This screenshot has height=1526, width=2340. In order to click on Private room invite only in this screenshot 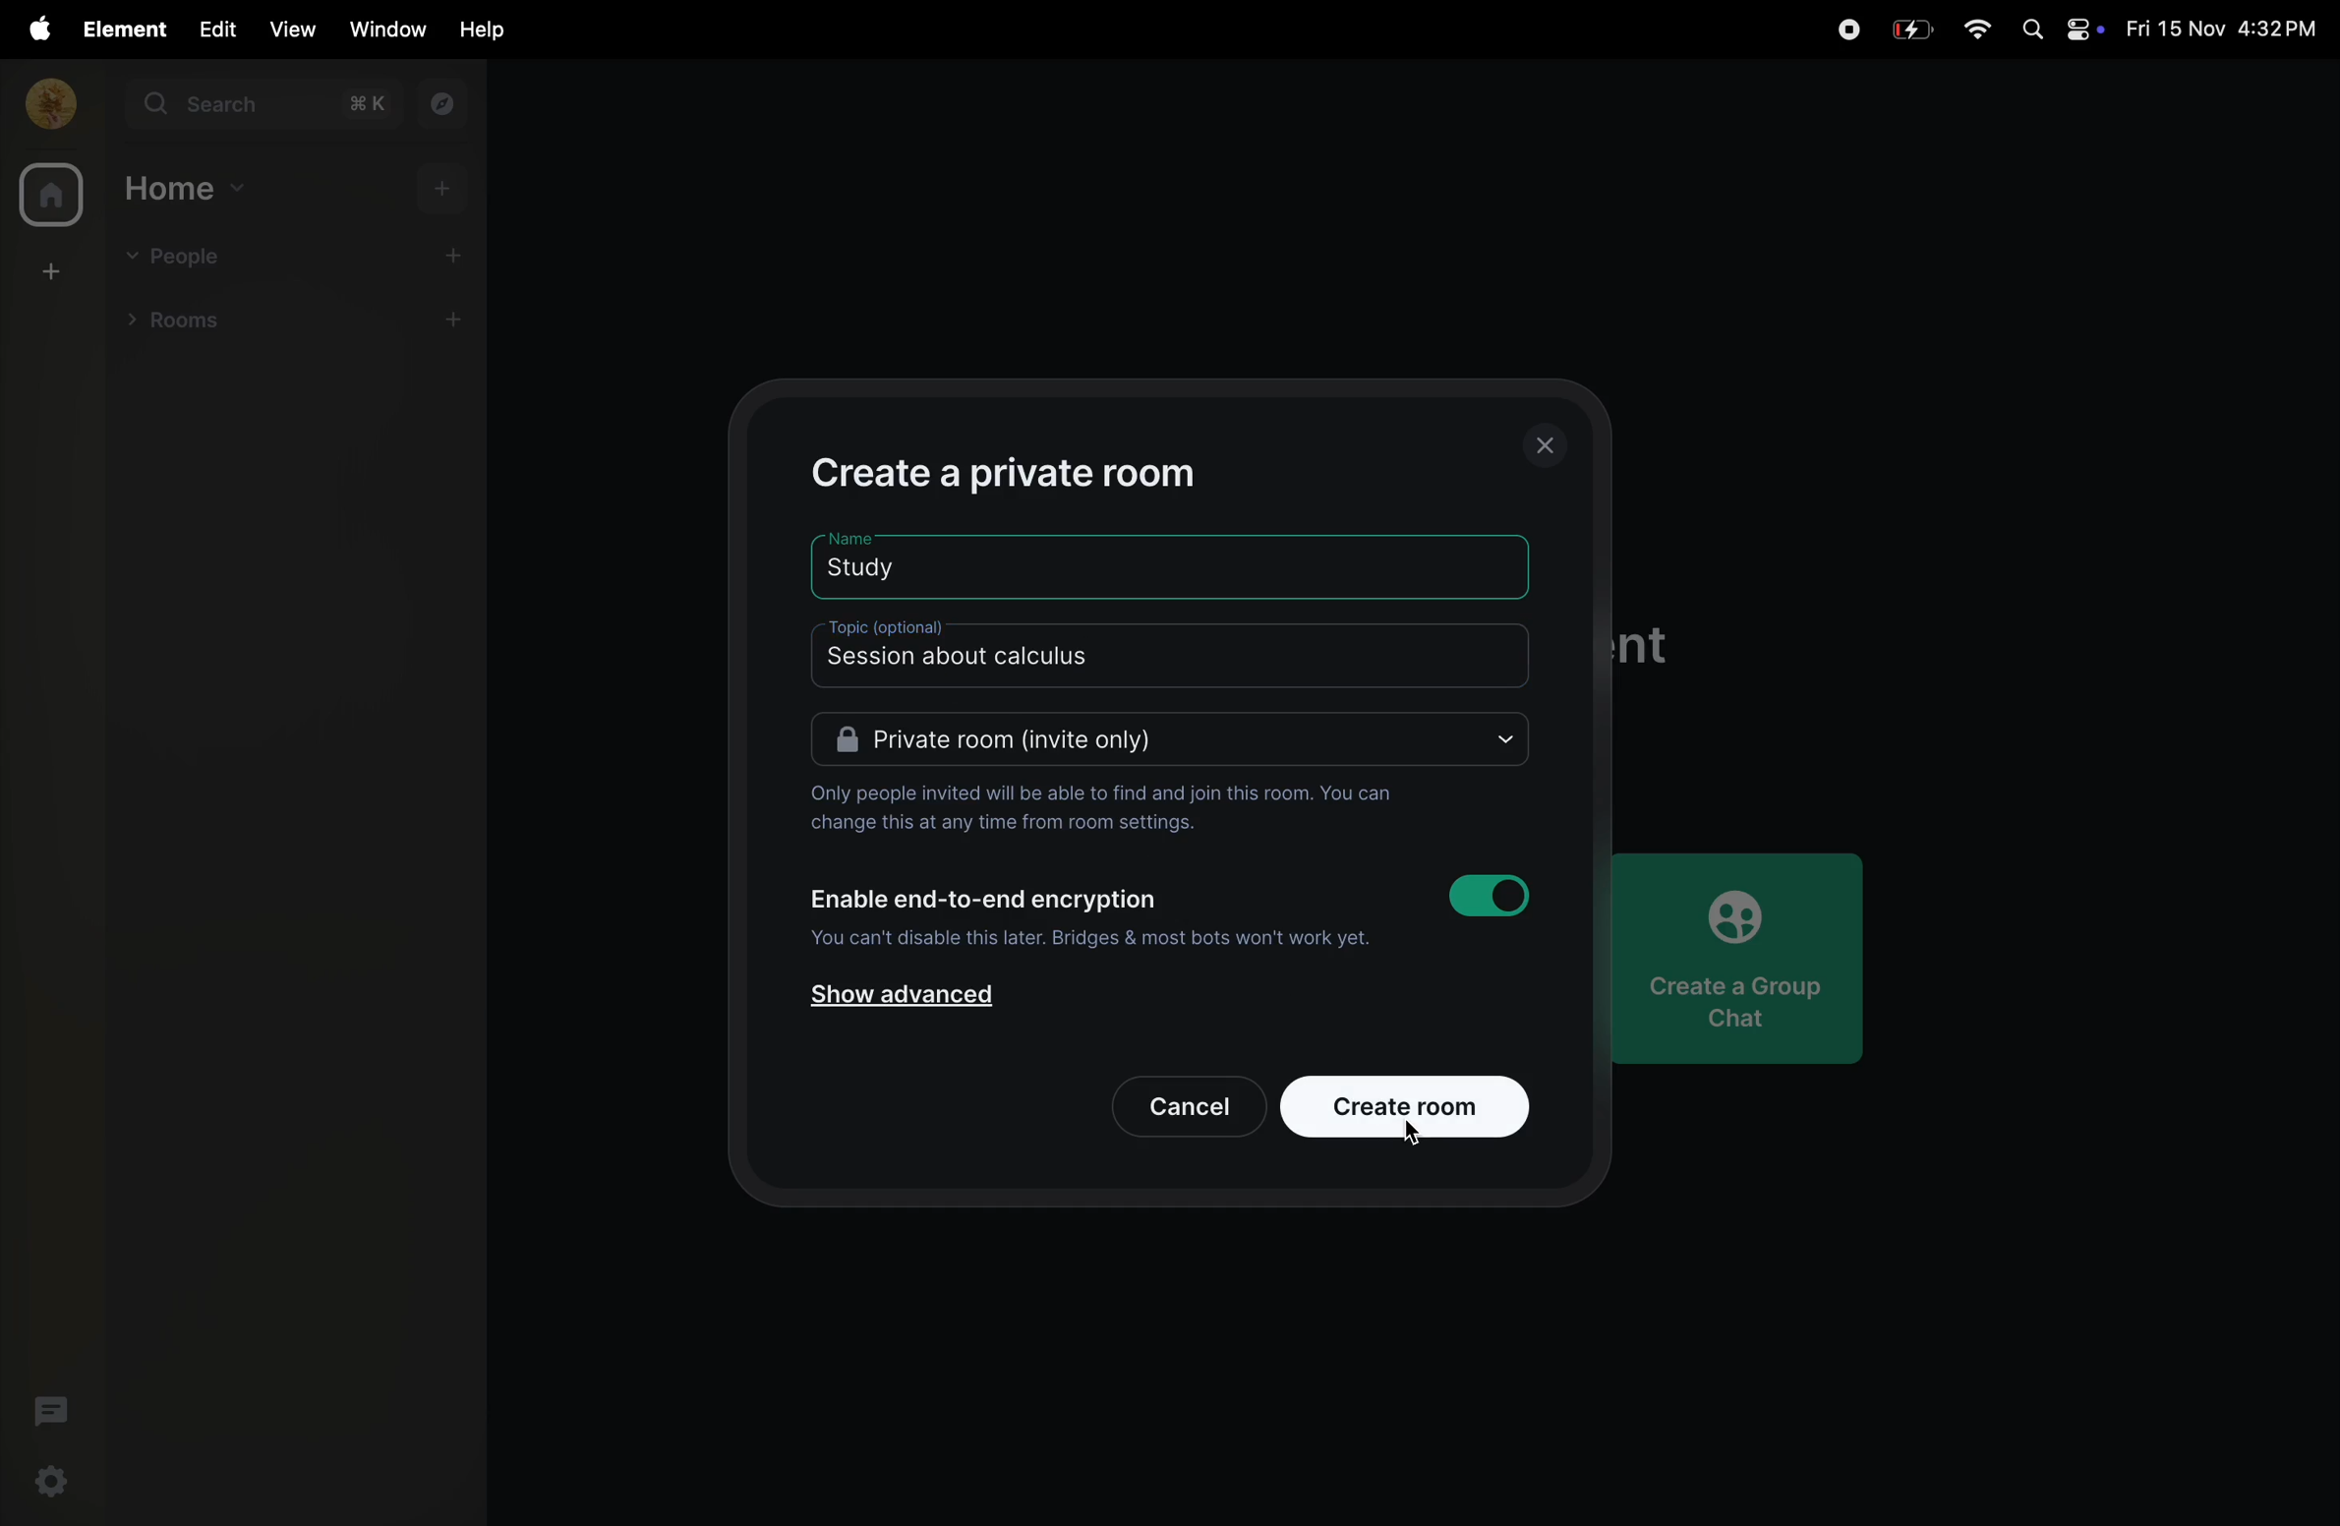, I will do `click(1172, 741)`.